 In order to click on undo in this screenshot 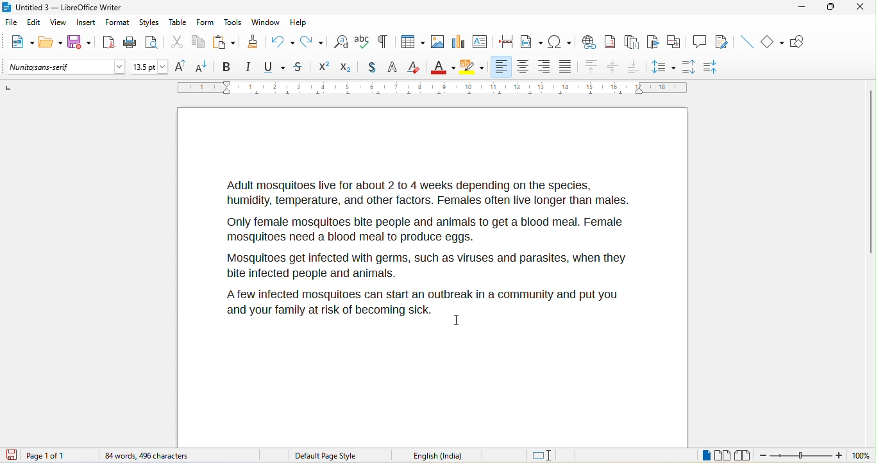, I will do `click(282, 40)`.